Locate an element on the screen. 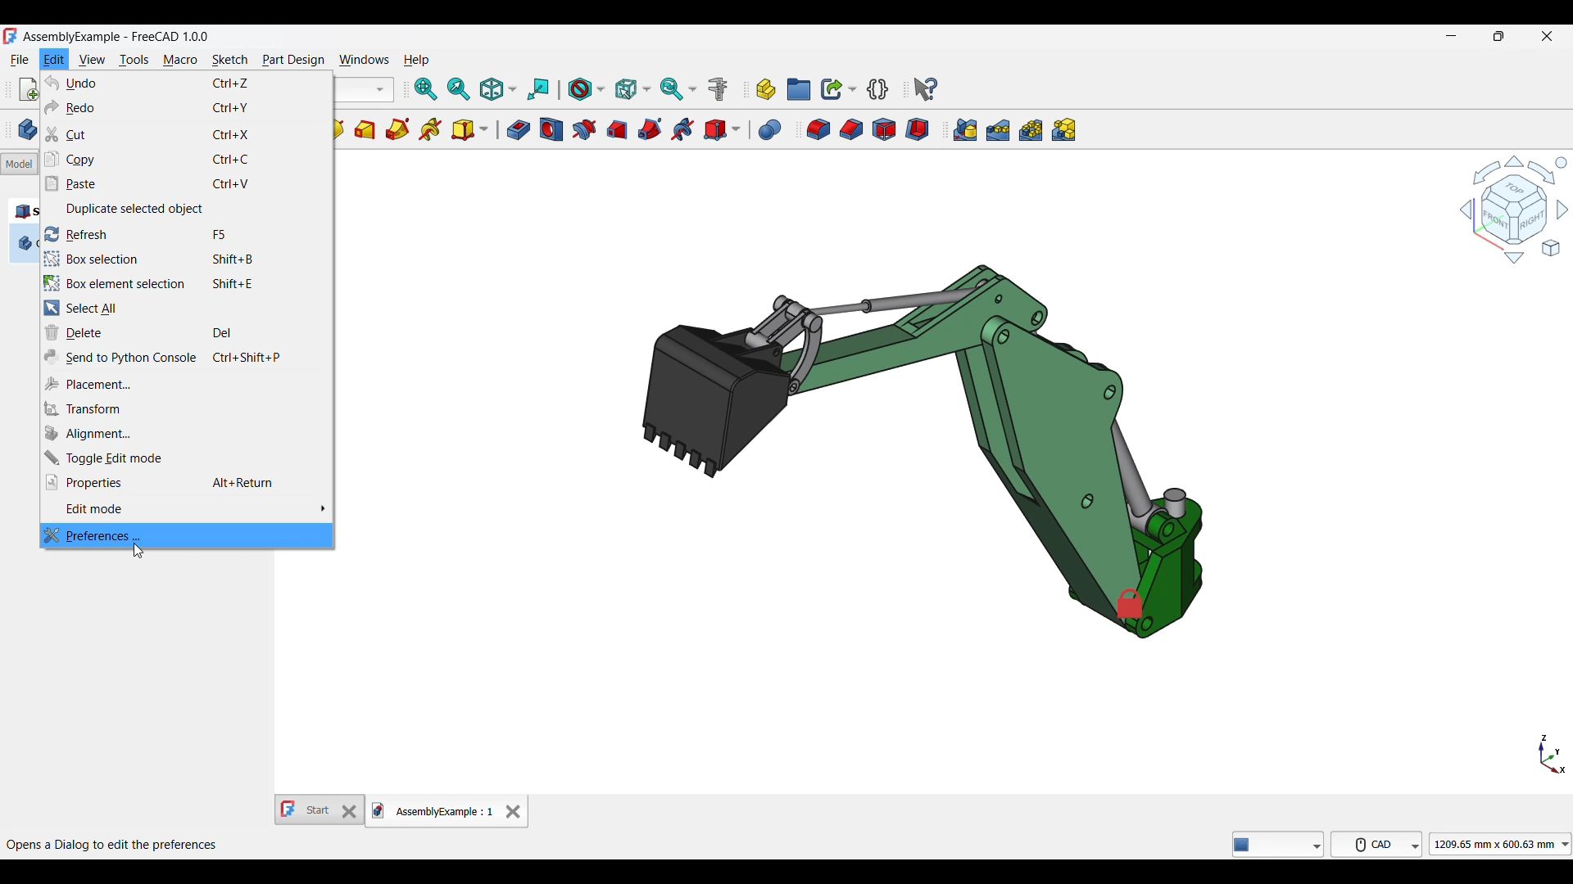 The image size is (1573, 884). Mirrored is located at coordinates (965, 129).